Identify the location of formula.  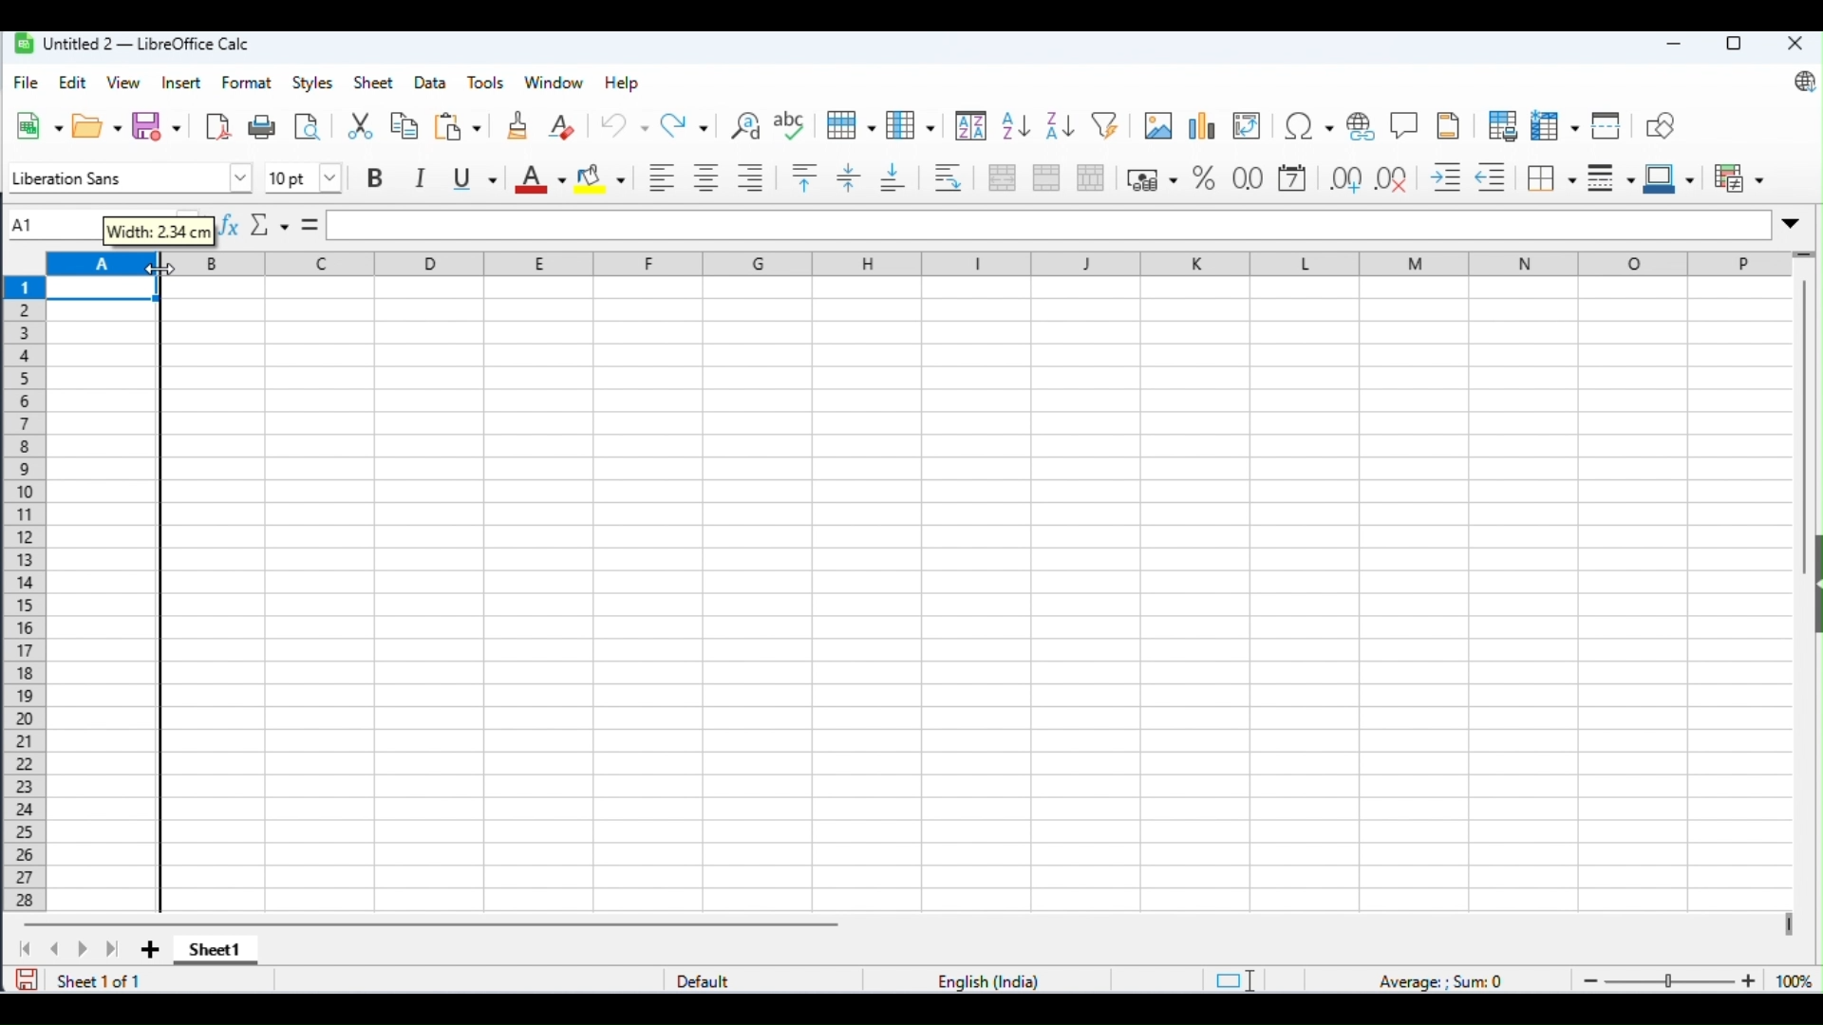
(1445, 980).